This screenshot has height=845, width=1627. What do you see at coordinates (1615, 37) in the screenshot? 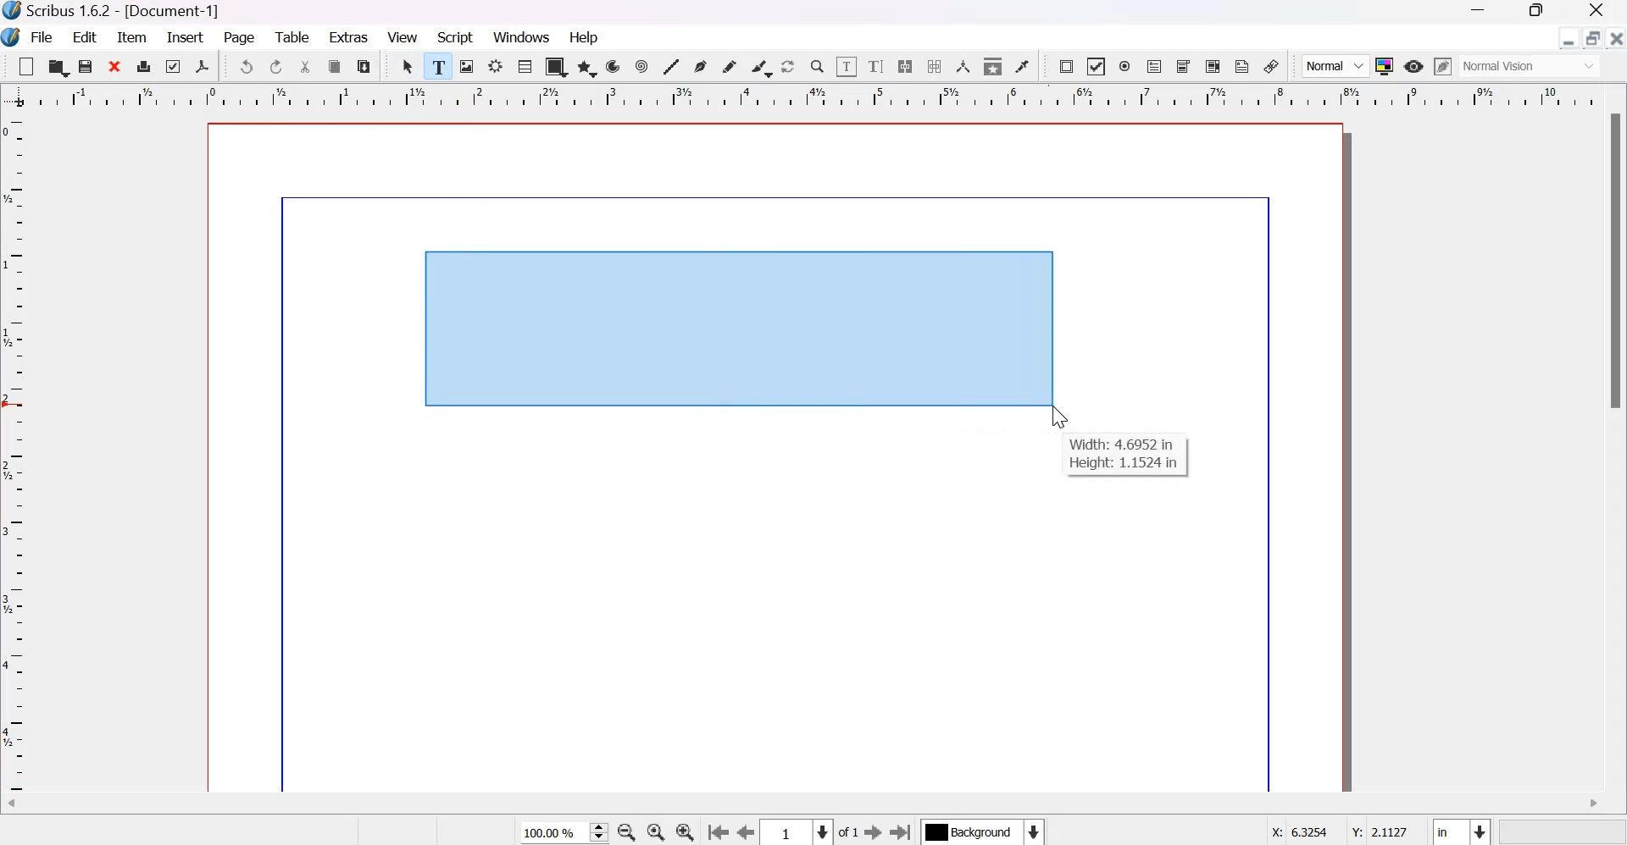
I see `close` at bounding box center [1615, 37].